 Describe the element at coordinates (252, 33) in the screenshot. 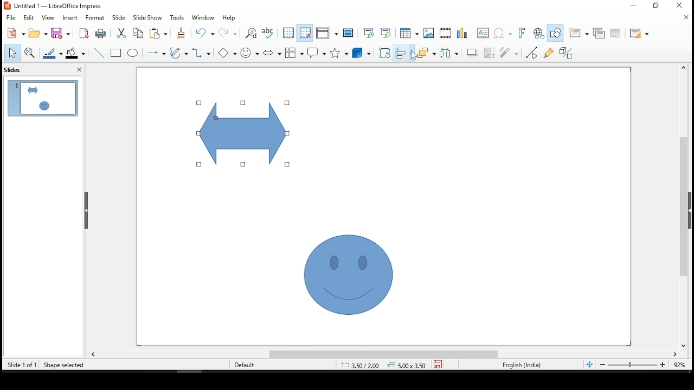

I see `find and replace` at that location.